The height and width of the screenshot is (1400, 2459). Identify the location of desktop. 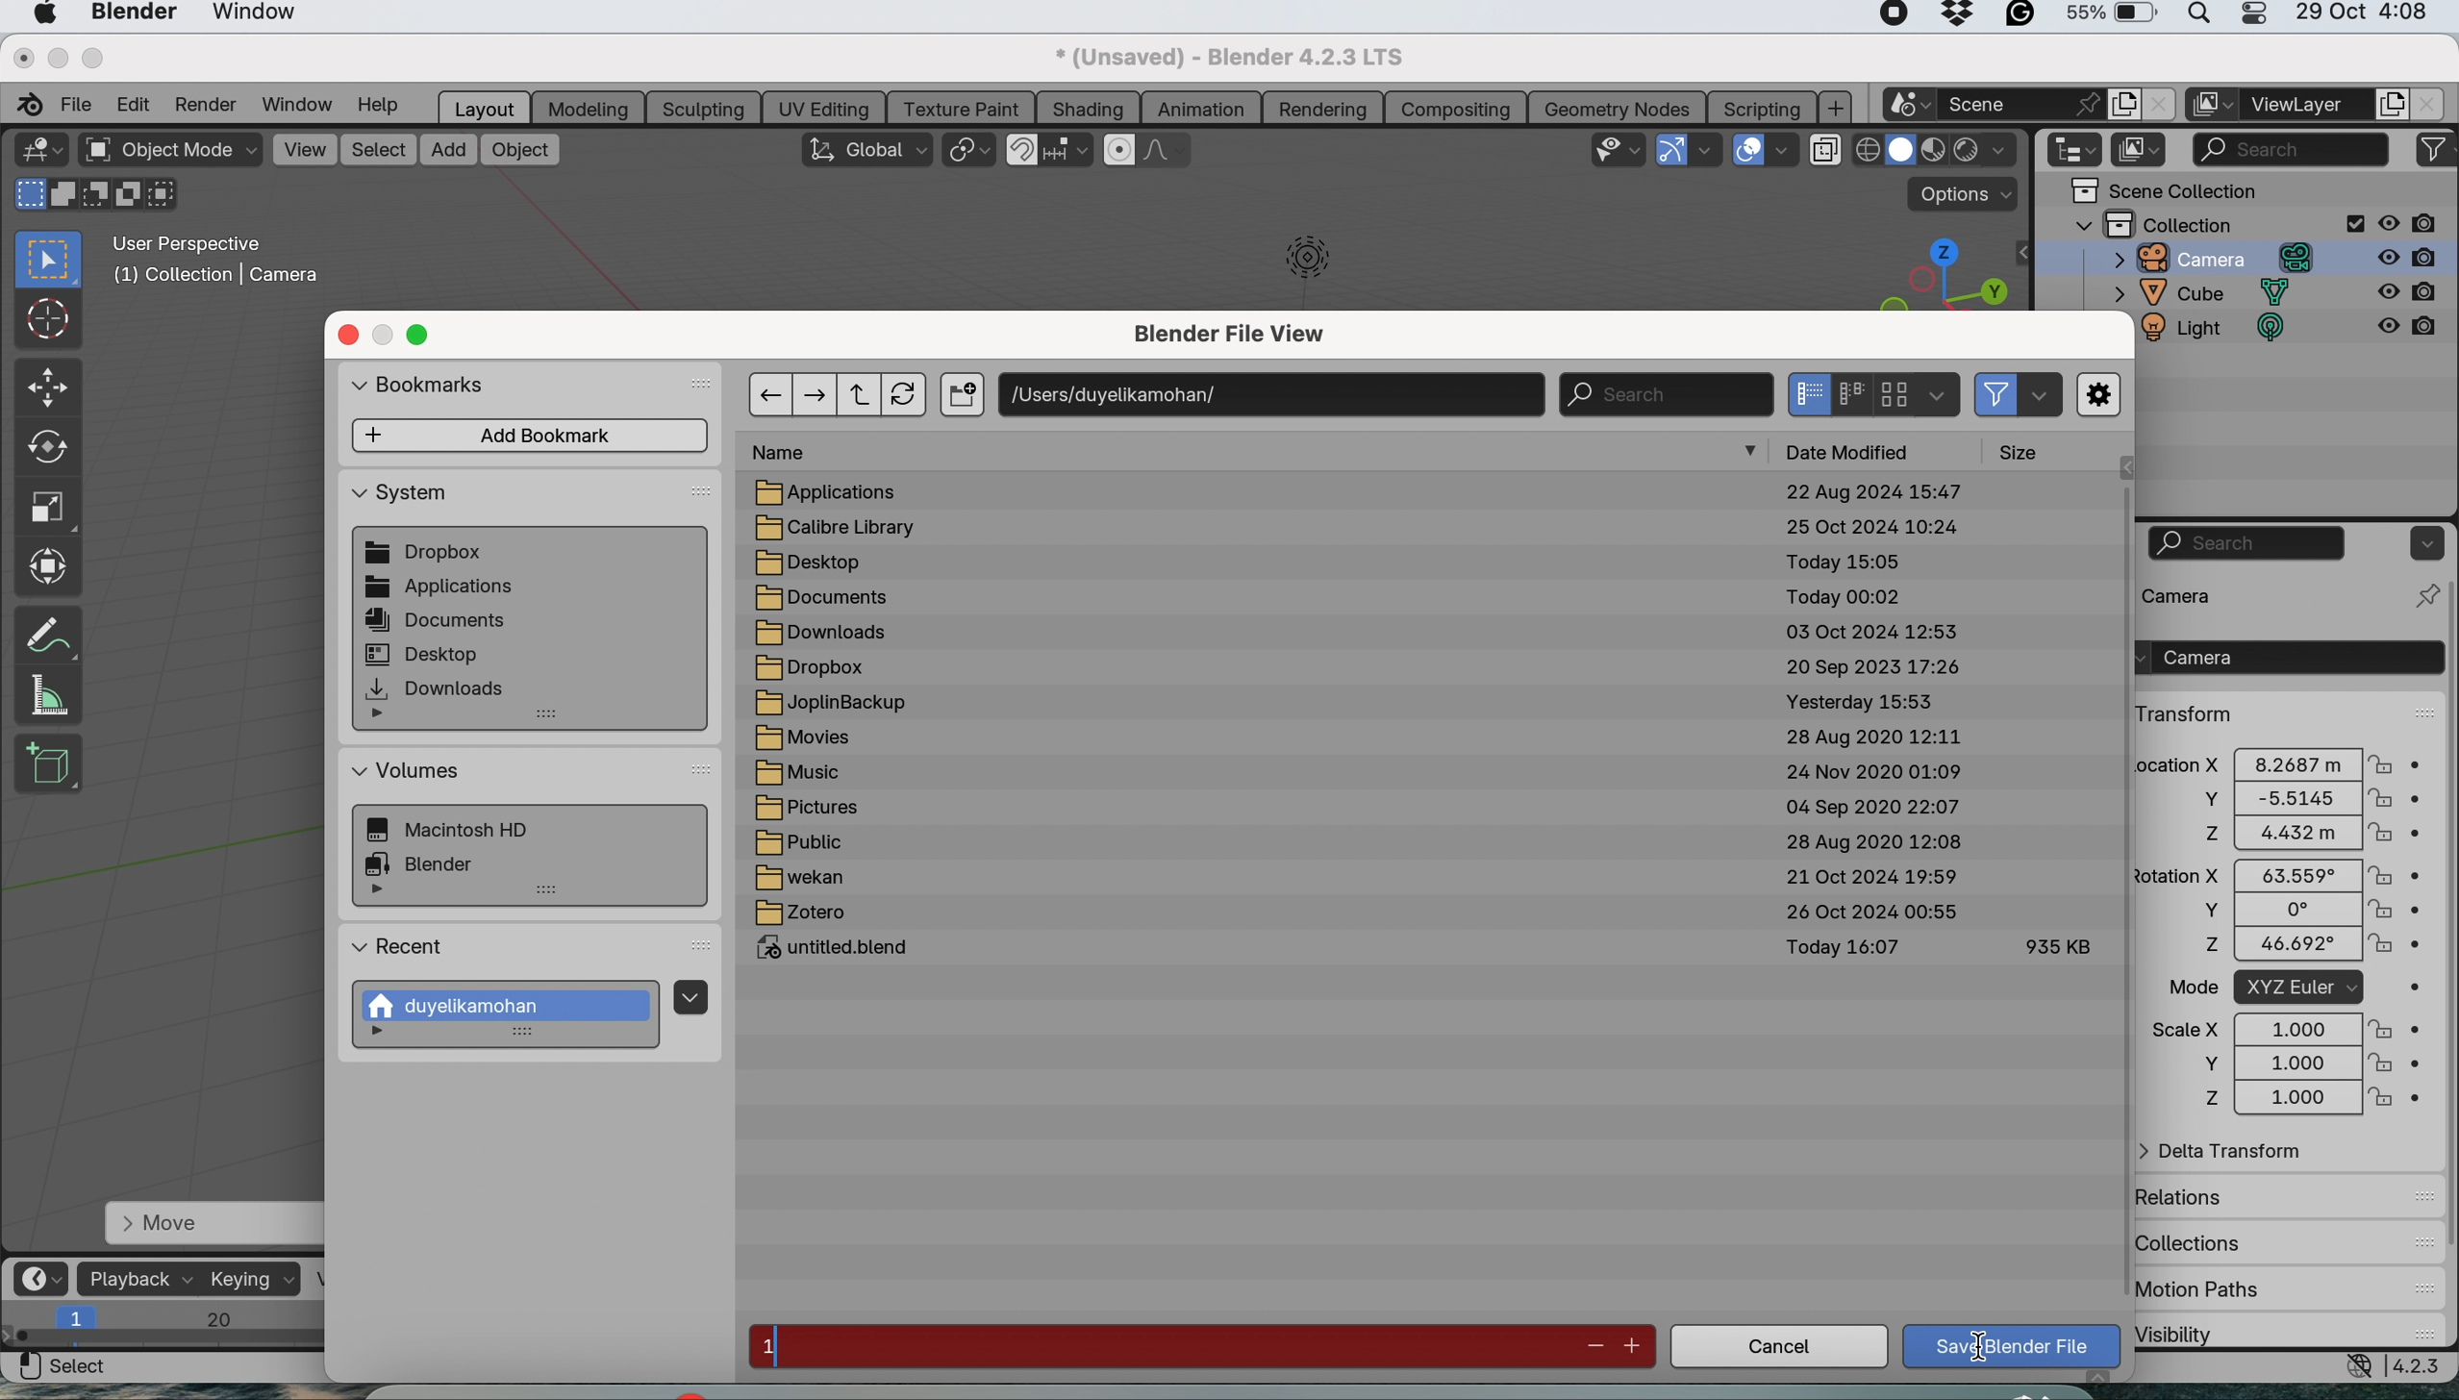
(821, 562).